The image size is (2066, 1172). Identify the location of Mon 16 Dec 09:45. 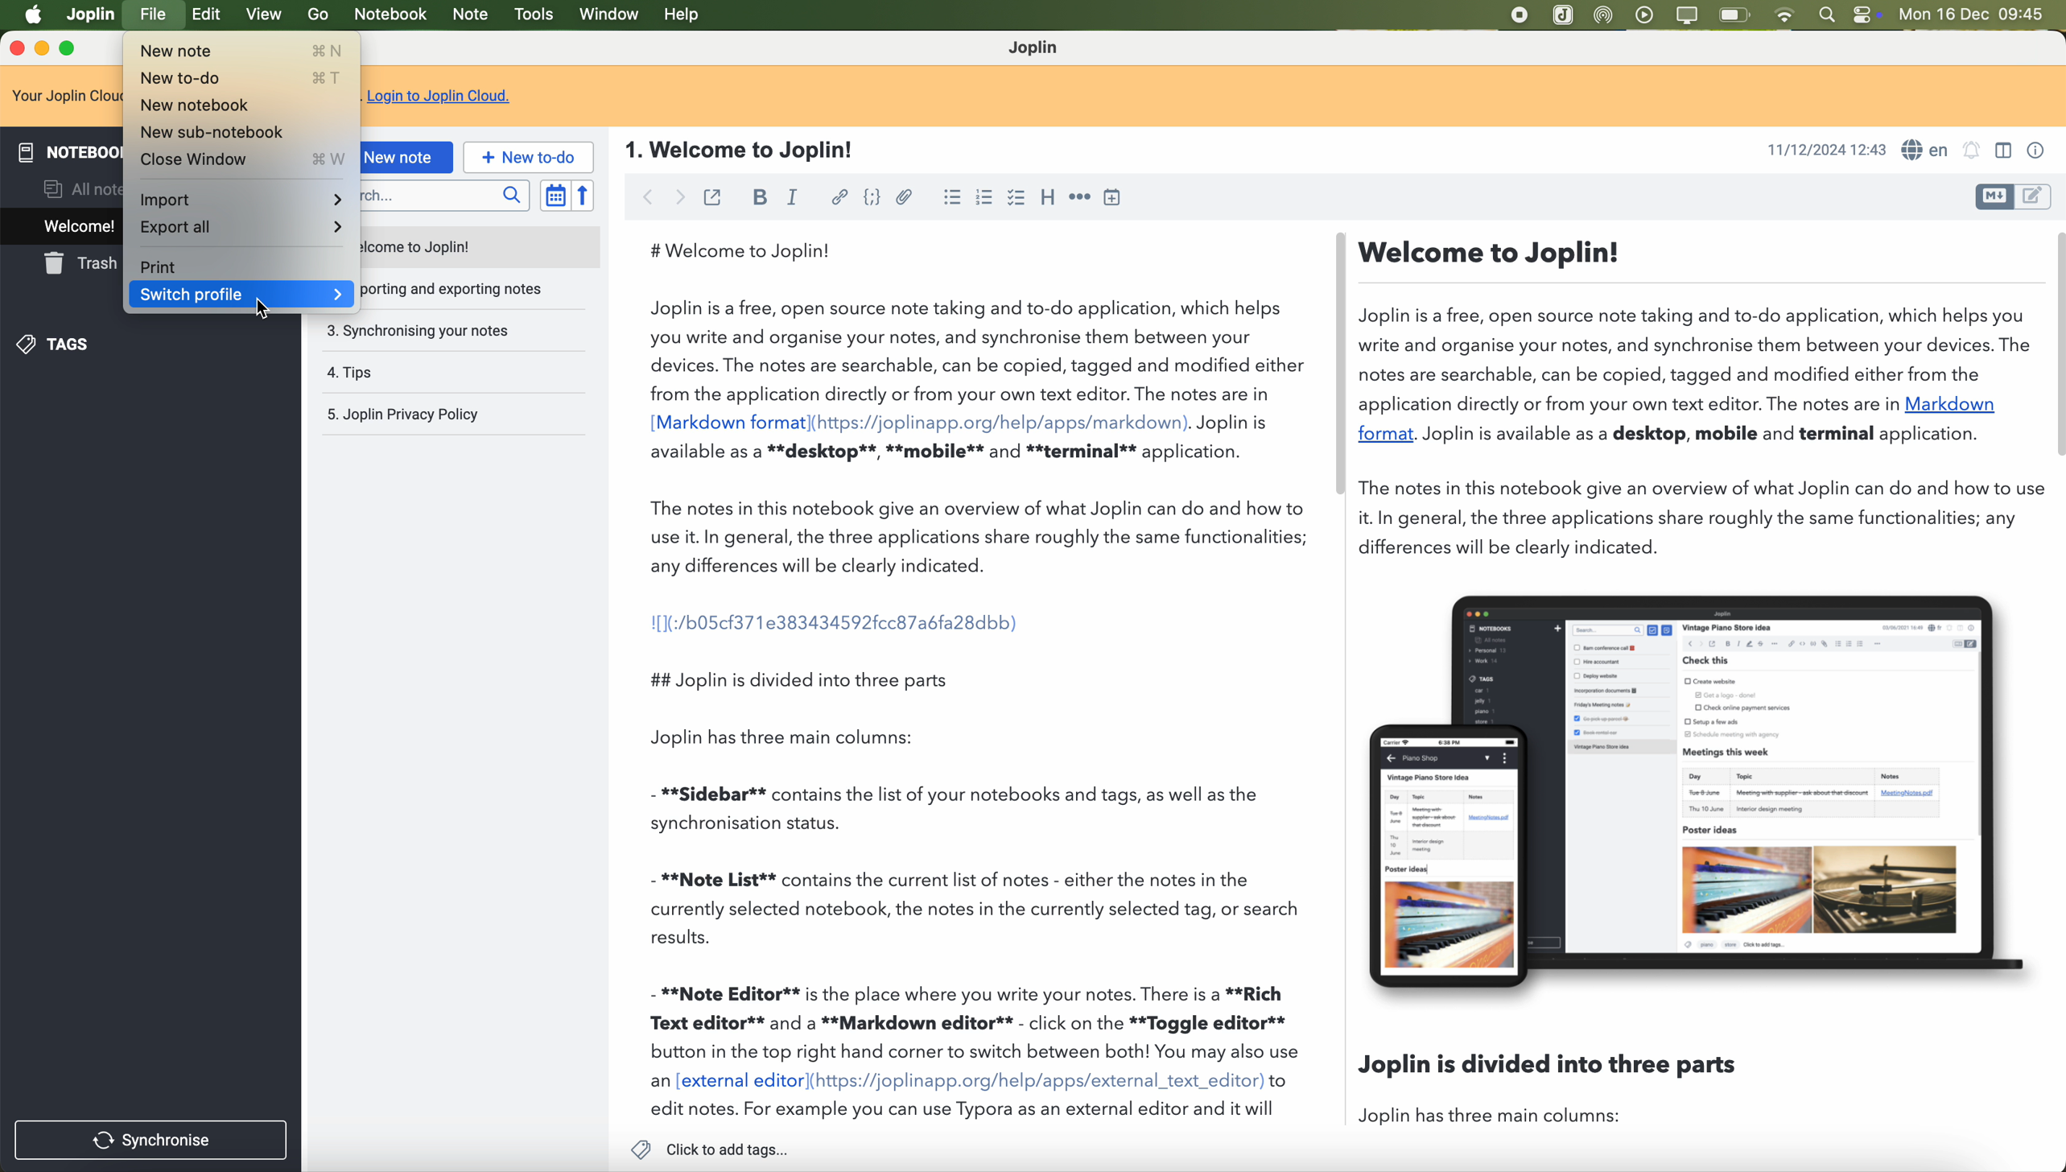
(1974, 15).